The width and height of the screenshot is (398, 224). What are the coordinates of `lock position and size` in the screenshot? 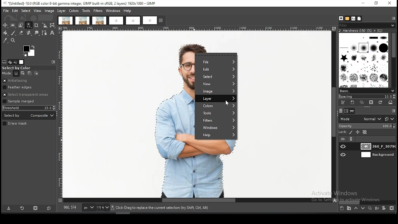 It's located at (357, 133).